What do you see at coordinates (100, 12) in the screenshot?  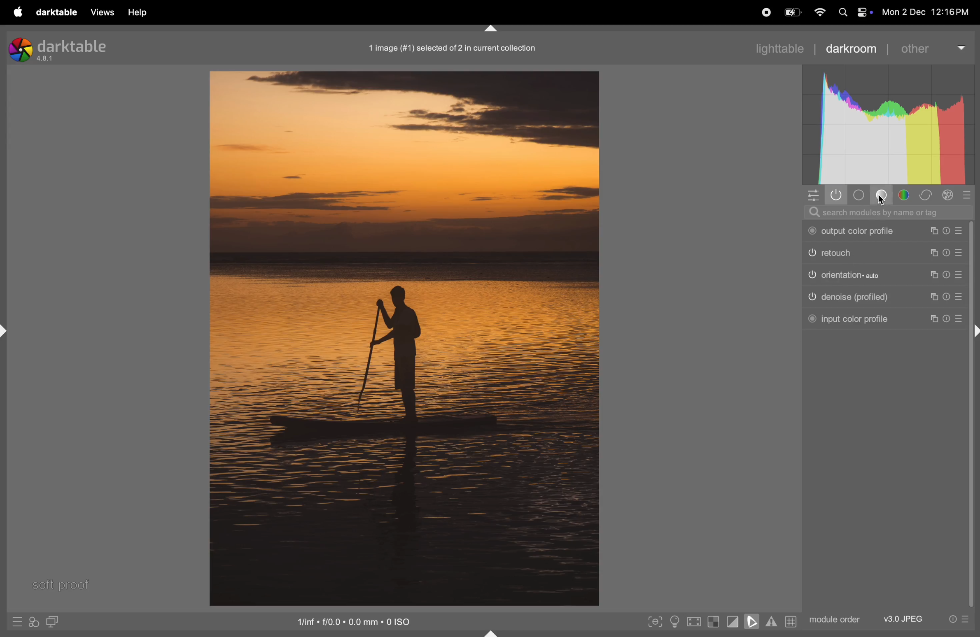 I see `views` at bounding box center [100, 12].